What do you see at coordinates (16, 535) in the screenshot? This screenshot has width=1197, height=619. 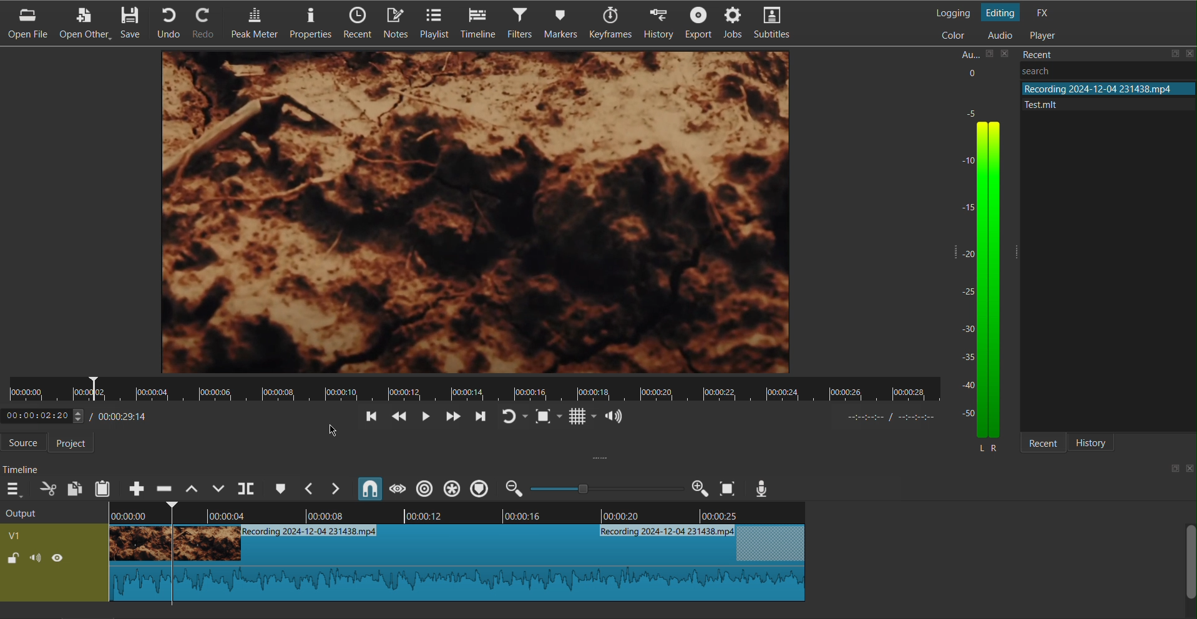 I see `v1` at bounding box center [16, 535].